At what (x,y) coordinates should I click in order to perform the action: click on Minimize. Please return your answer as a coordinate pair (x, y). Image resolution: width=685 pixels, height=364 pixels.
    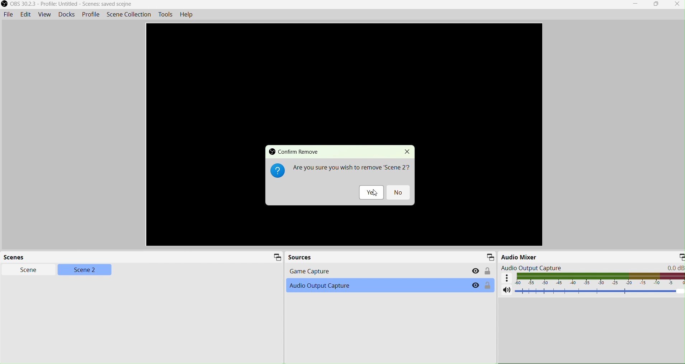
    Looking at the image, I should click on (276, 258).